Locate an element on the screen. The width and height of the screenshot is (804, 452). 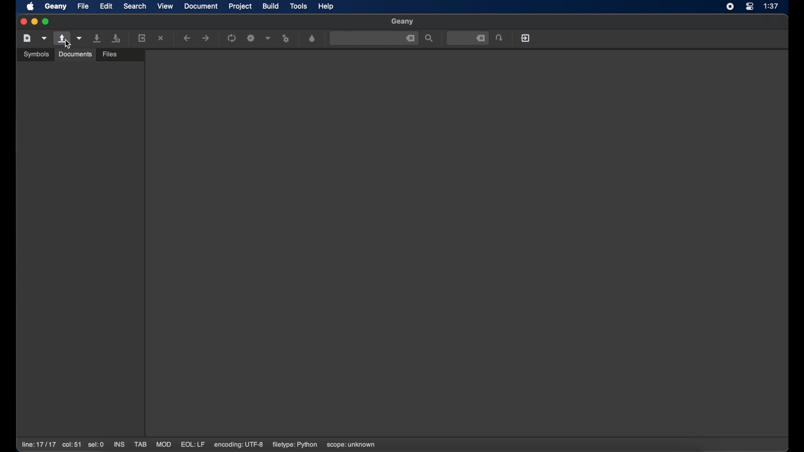
geany is located at coordinates (55, 6).